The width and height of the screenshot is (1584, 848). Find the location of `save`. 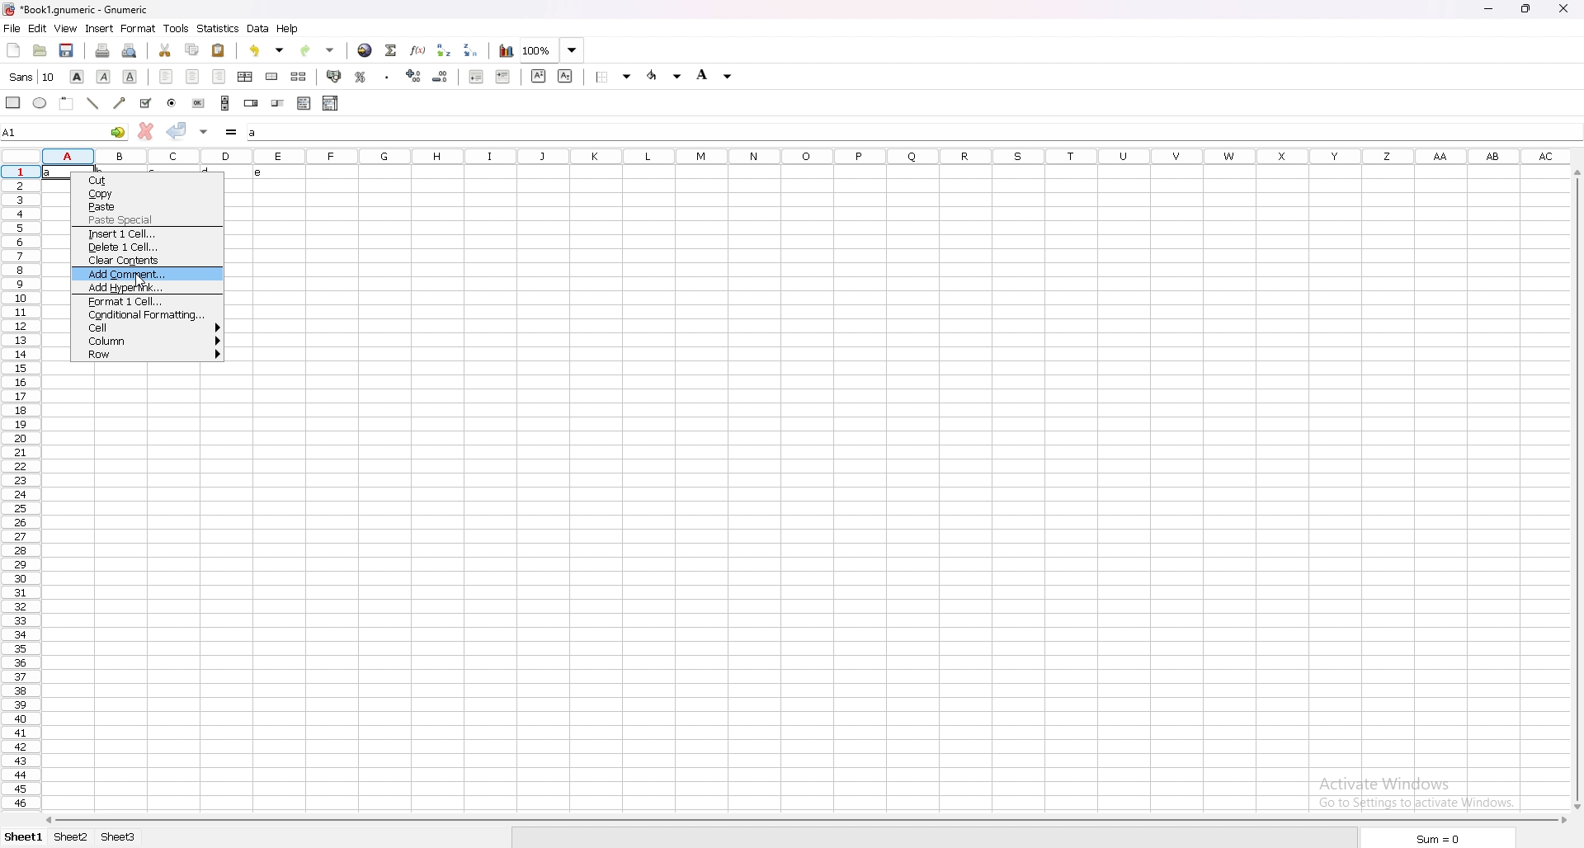

save is located at coordinates (68, 50).